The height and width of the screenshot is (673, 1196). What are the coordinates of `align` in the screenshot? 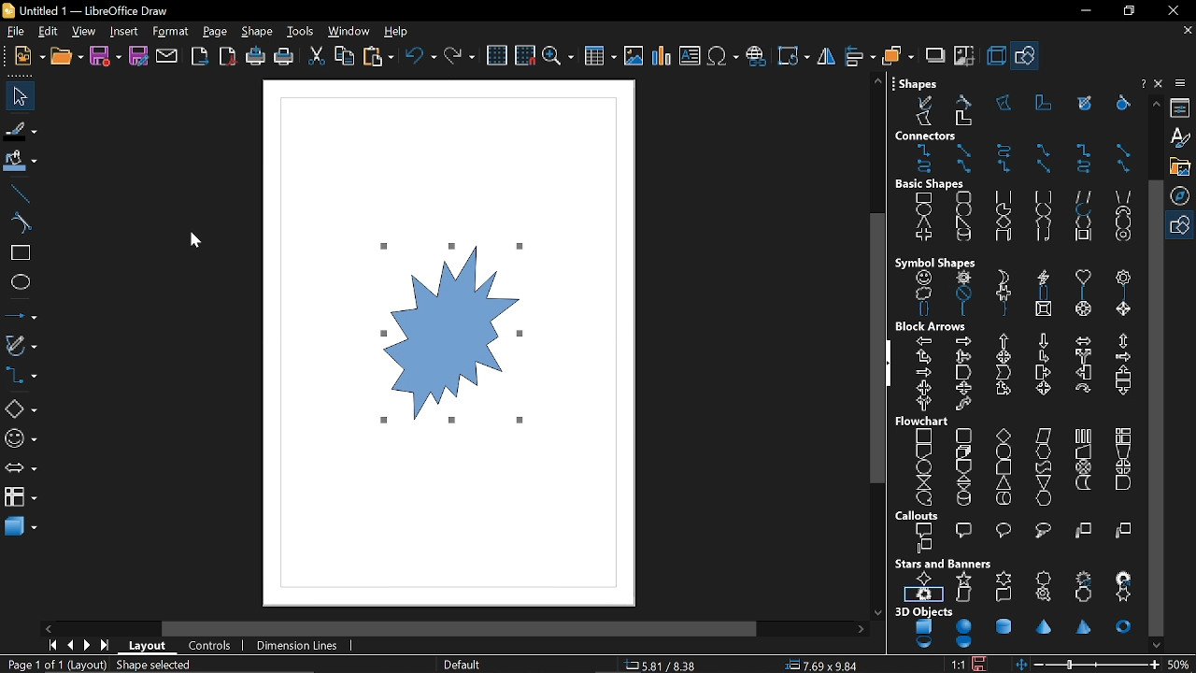 It's located at (858, 56).